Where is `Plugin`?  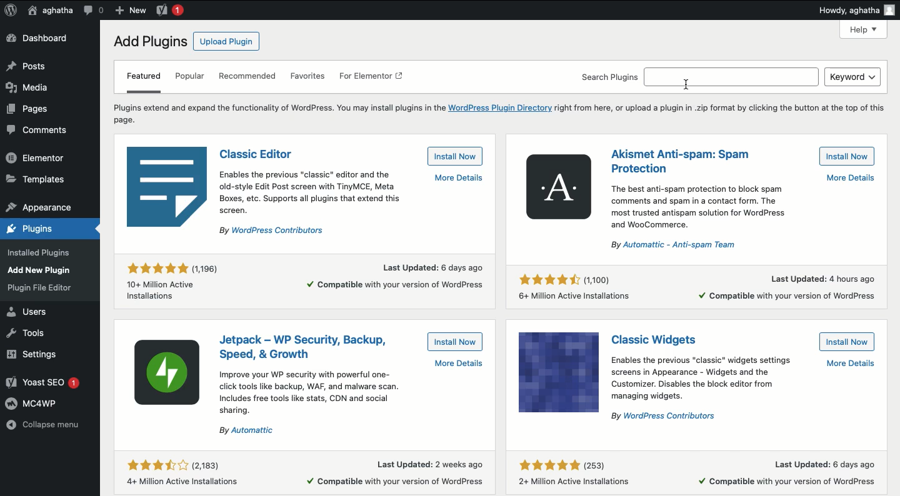 Plugin is located at coordinates (680, 160).